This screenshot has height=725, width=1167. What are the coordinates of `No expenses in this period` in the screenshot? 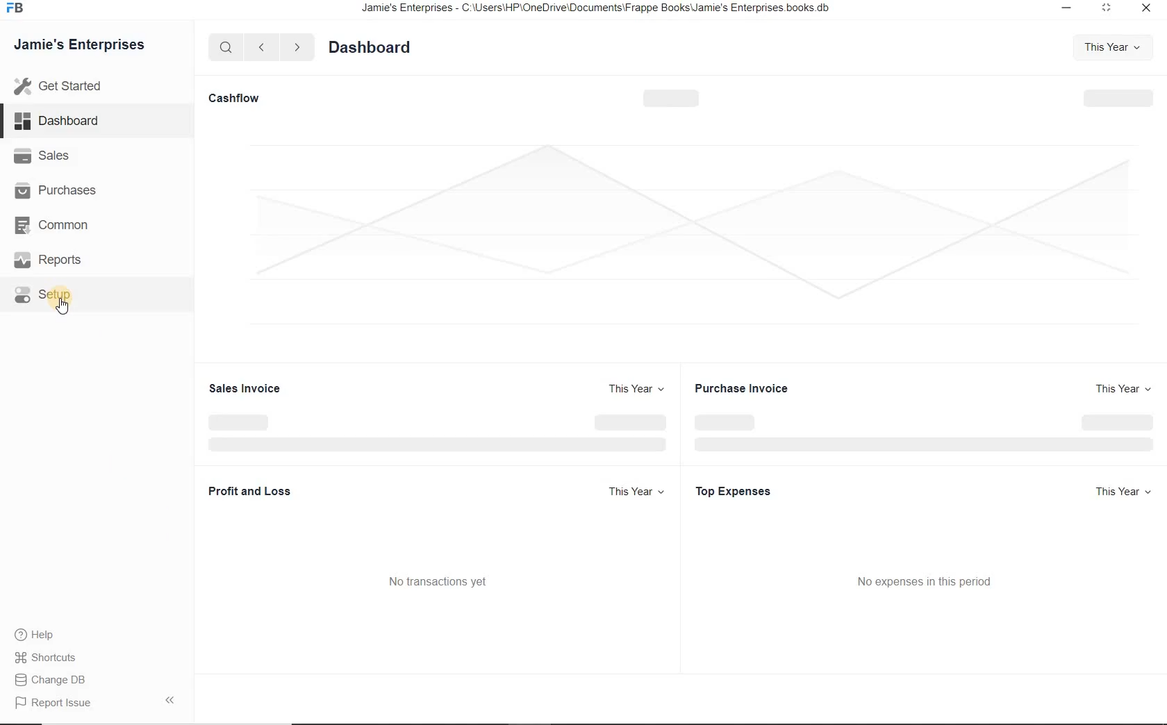 It's located at (928, 580).